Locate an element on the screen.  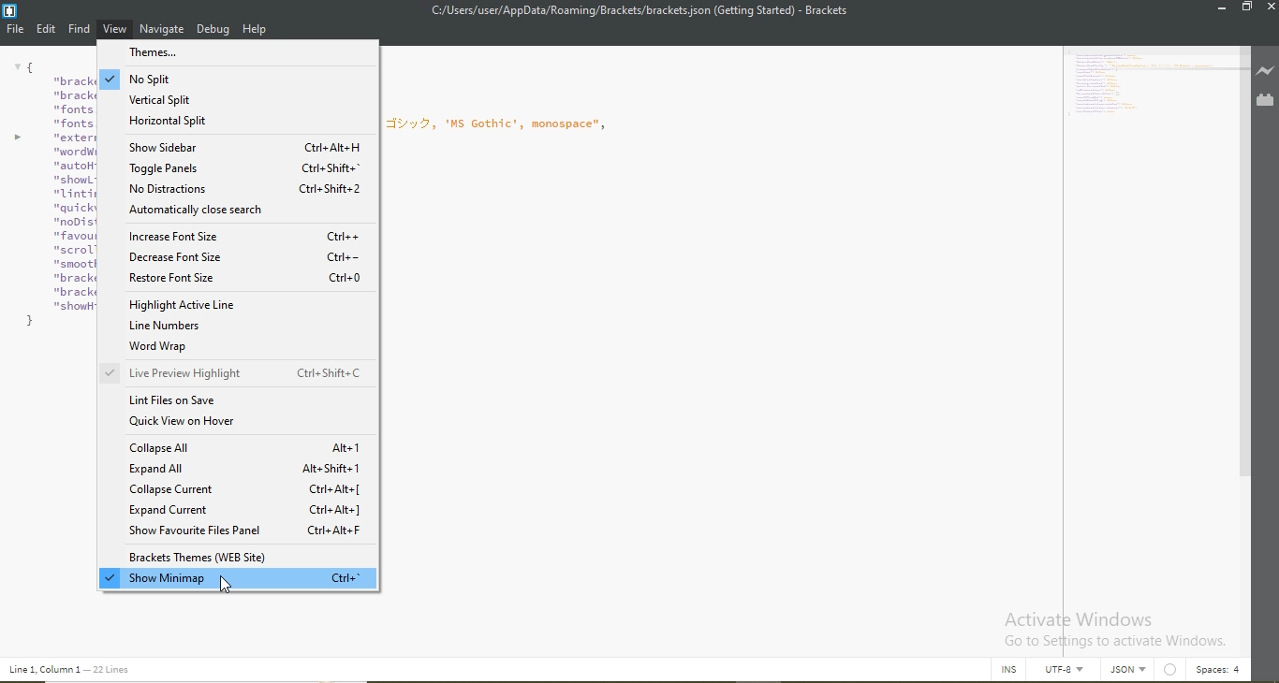
quick view on Hover is located at coordinates (245, 426).